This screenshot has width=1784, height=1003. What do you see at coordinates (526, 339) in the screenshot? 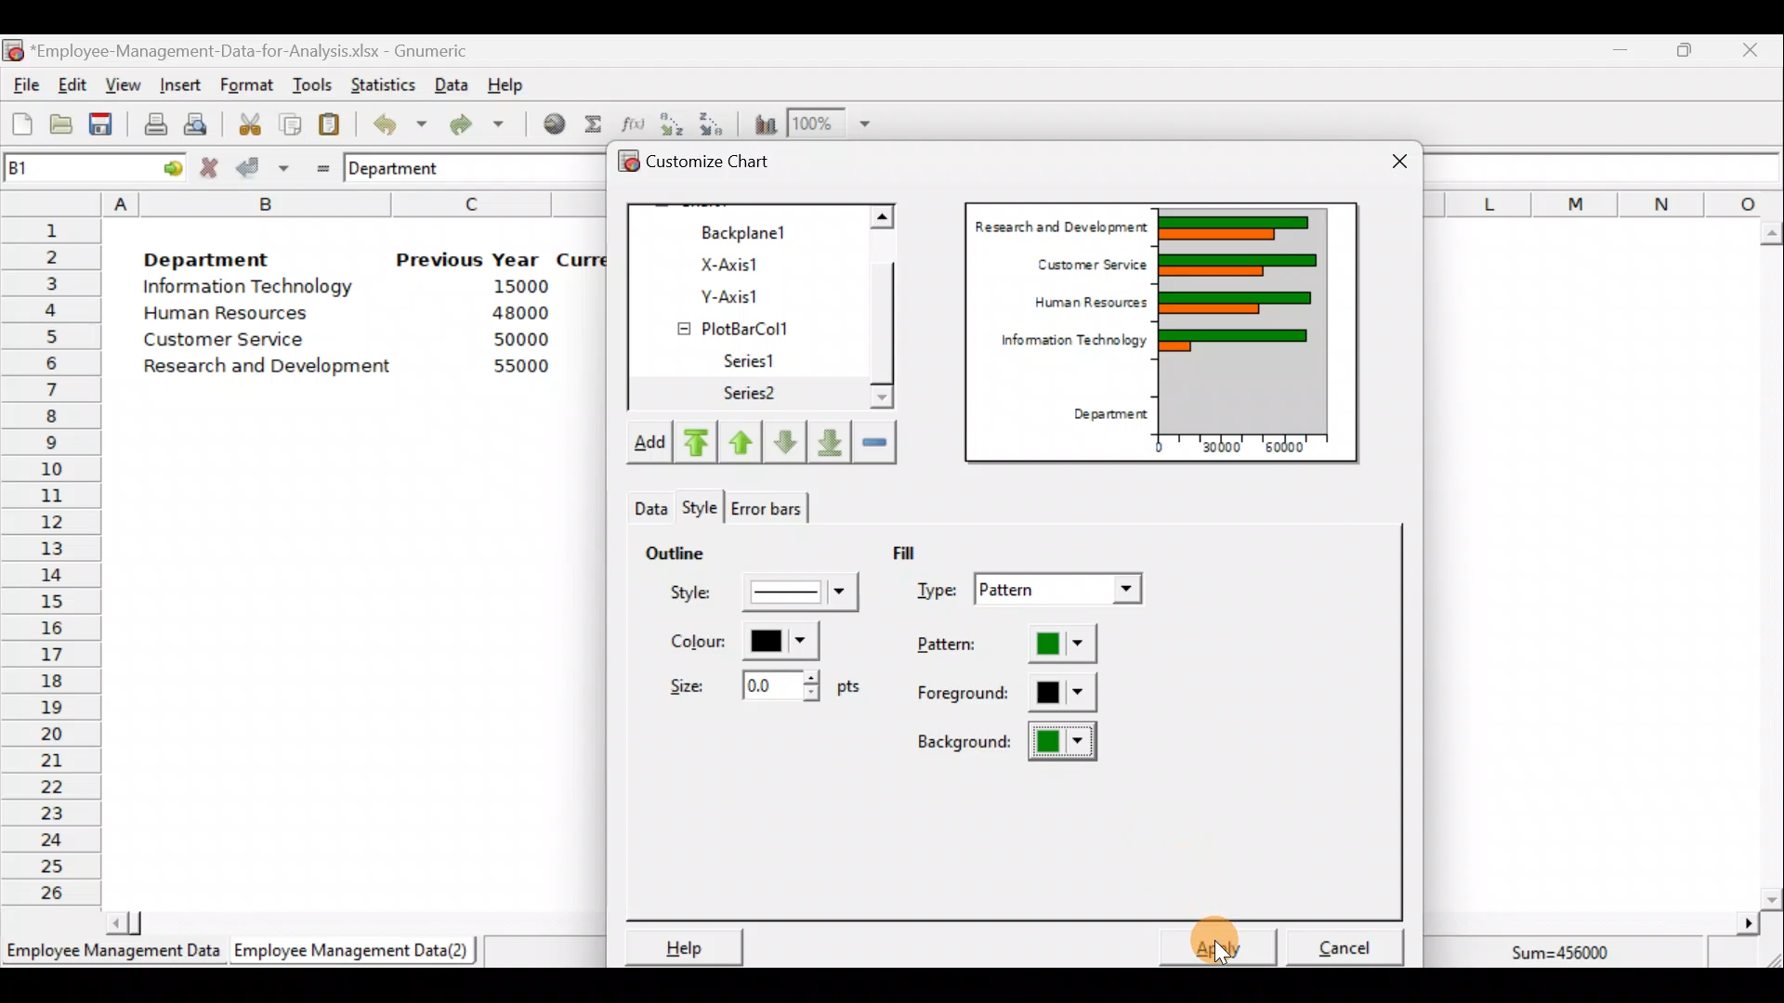
I see `50000` at bounding box center [526, 339].